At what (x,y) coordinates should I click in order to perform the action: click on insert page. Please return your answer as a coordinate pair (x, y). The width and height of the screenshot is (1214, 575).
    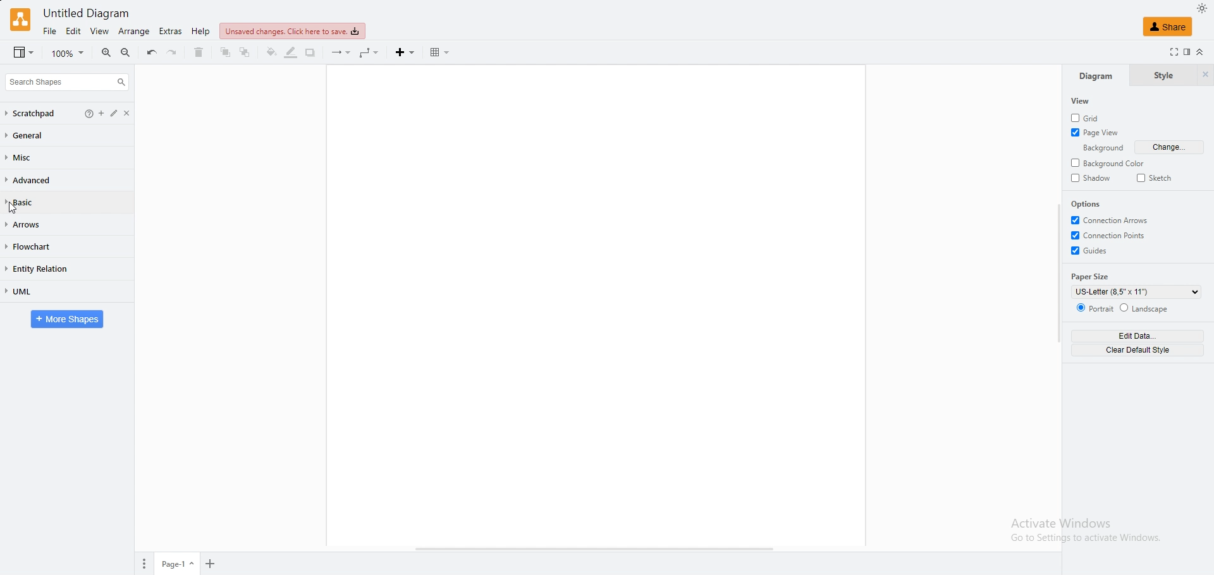
    Looking at the image, I should click on (209, 563).